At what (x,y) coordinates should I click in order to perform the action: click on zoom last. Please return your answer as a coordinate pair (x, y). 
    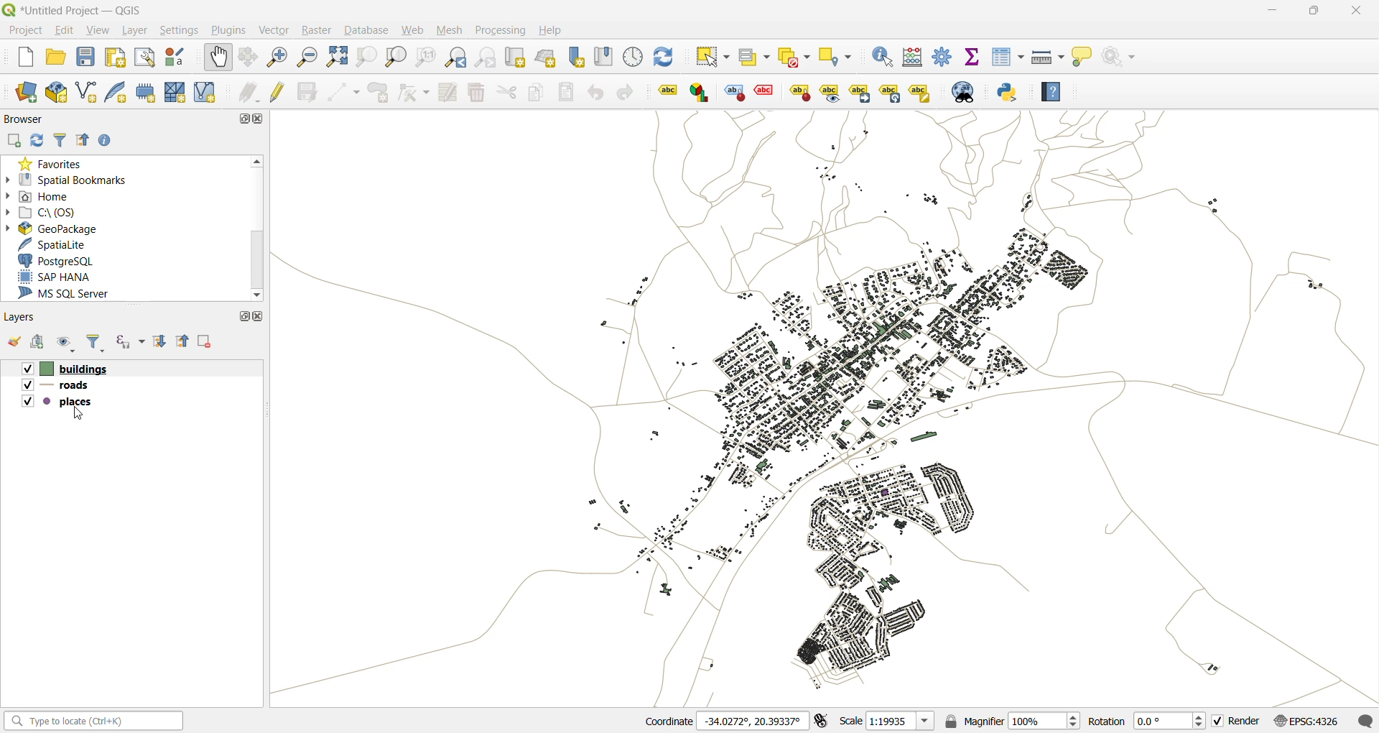
    Looking at the image, I should click on (458, 55).